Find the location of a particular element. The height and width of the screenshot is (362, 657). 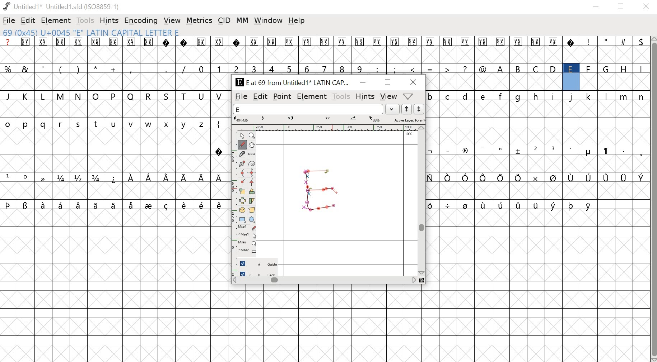

empty cells is located at coordinates (114, 191).